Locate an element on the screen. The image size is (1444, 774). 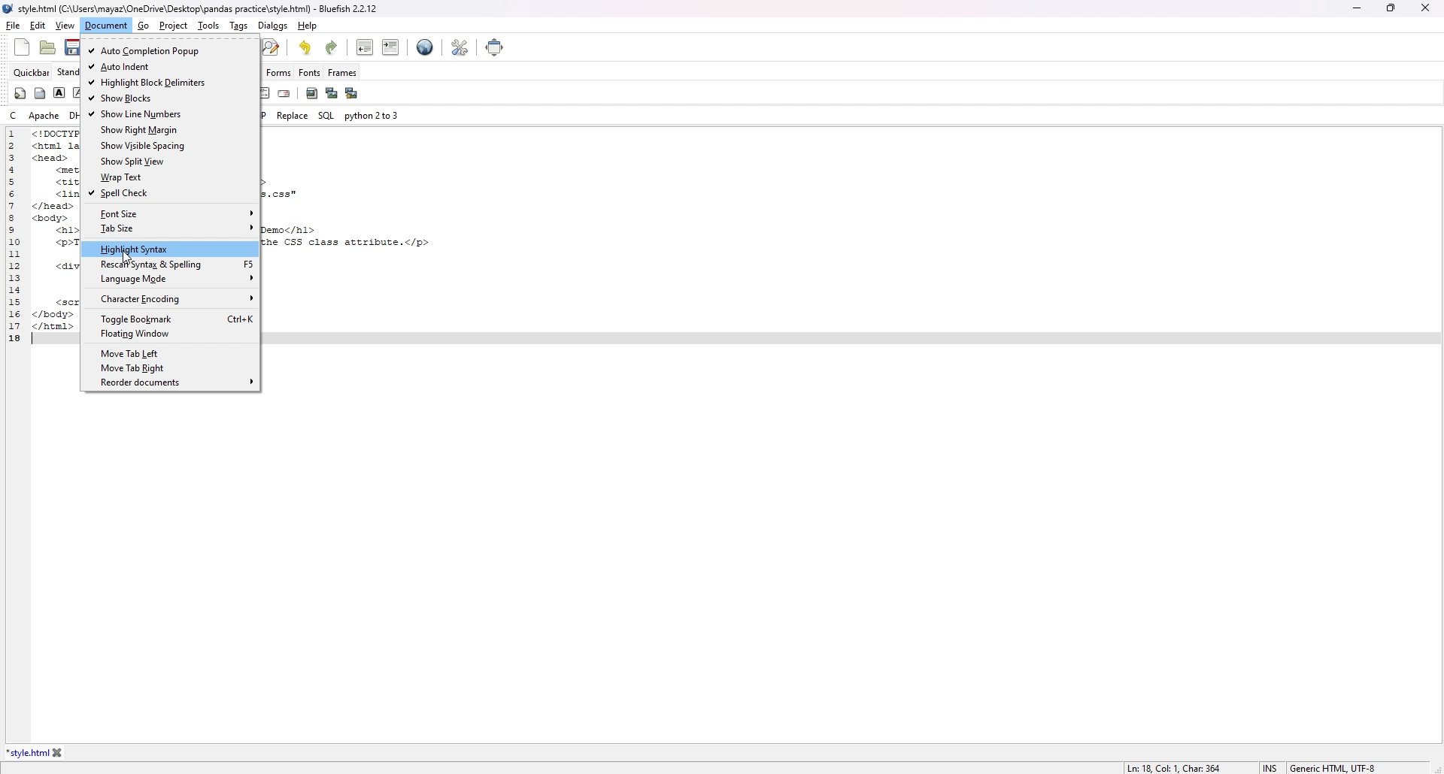
close tab is located at coordinates (59, 754).